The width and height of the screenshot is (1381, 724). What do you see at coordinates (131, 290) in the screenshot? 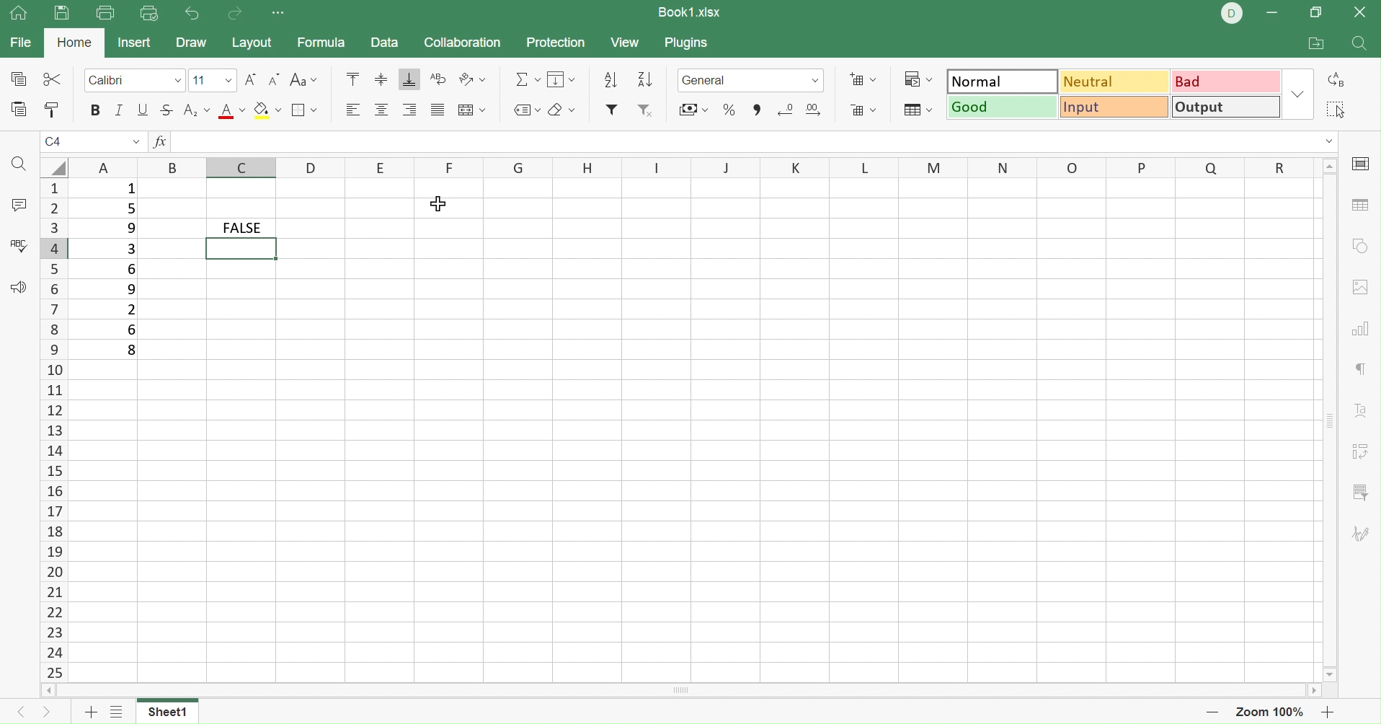
I see `9` at bounding box center [131, 290].